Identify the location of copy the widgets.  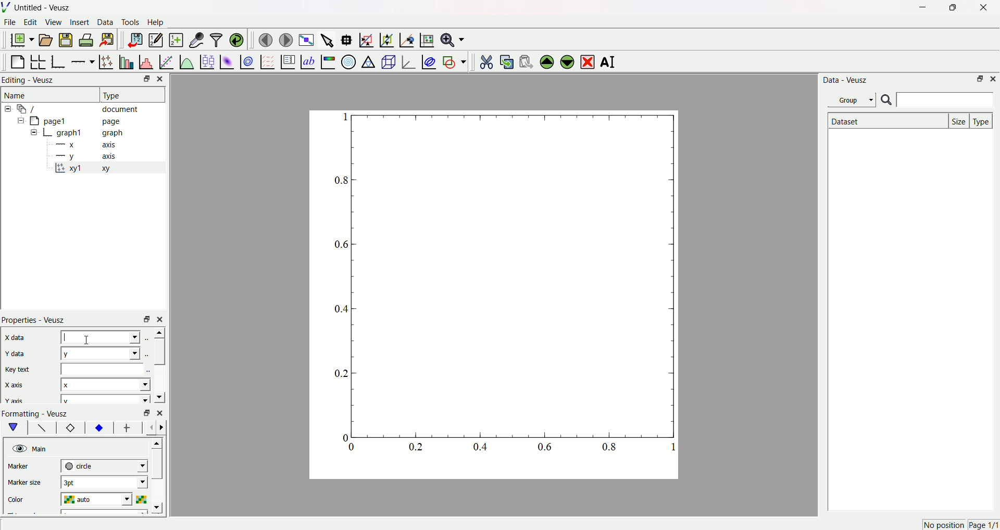
(506, 60).